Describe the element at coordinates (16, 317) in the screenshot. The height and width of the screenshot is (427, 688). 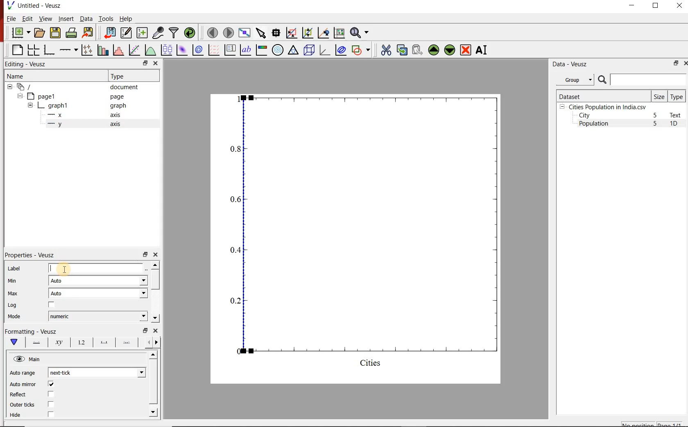
I see `Mode` at that location.